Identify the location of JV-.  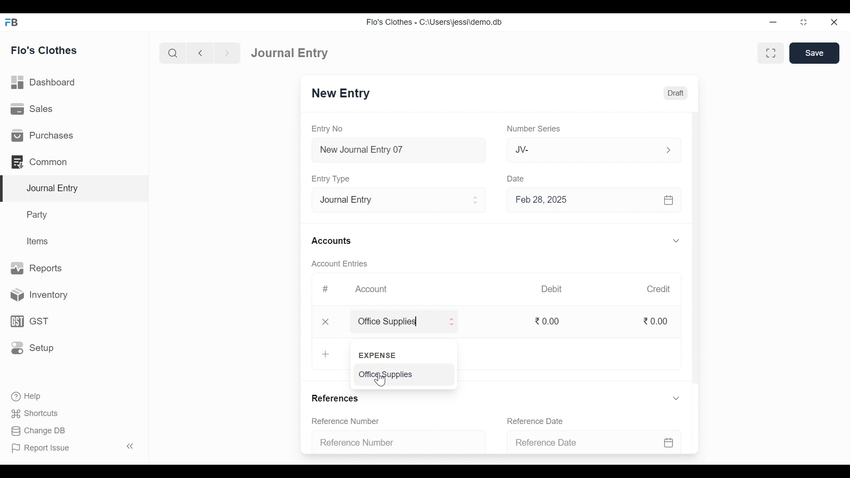
(578, 150).